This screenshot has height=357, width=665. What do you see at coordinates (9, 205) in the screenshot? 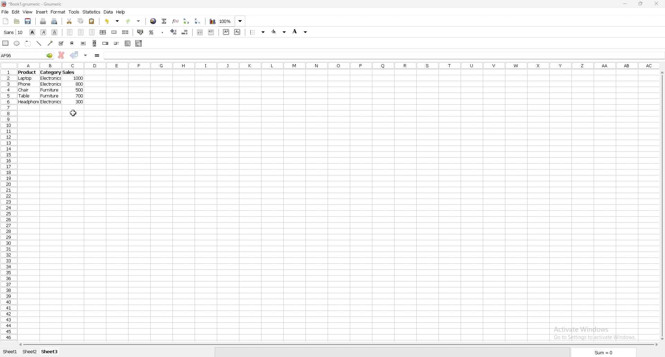
I see `row` at bounding box center [9, 205].